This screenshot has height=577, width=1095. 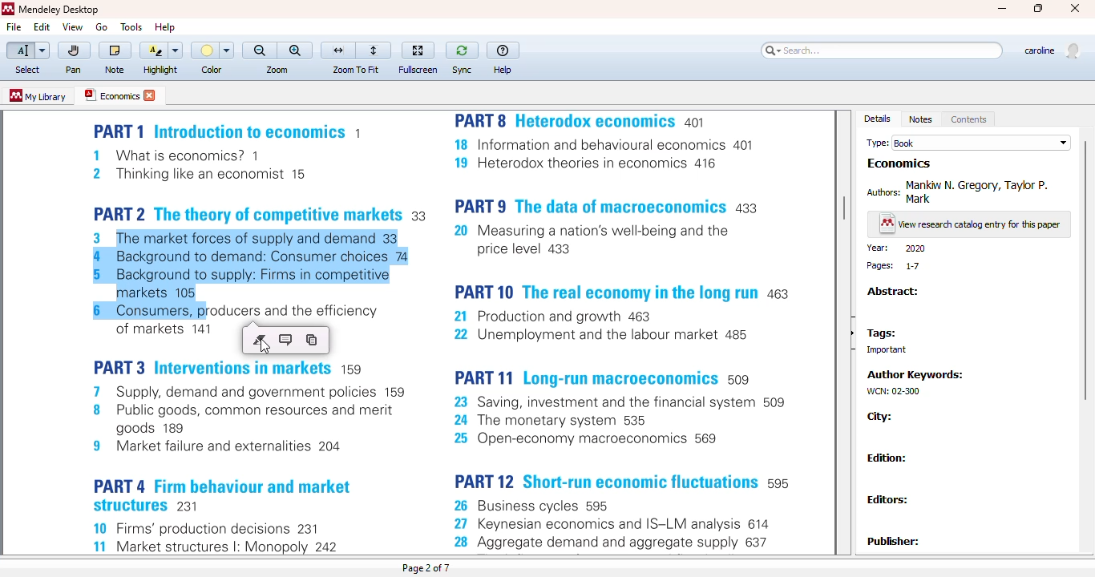 What do you see at coordinates (890, 498) in the screenshot?
I see `editors` at bounding box center [890, 498].